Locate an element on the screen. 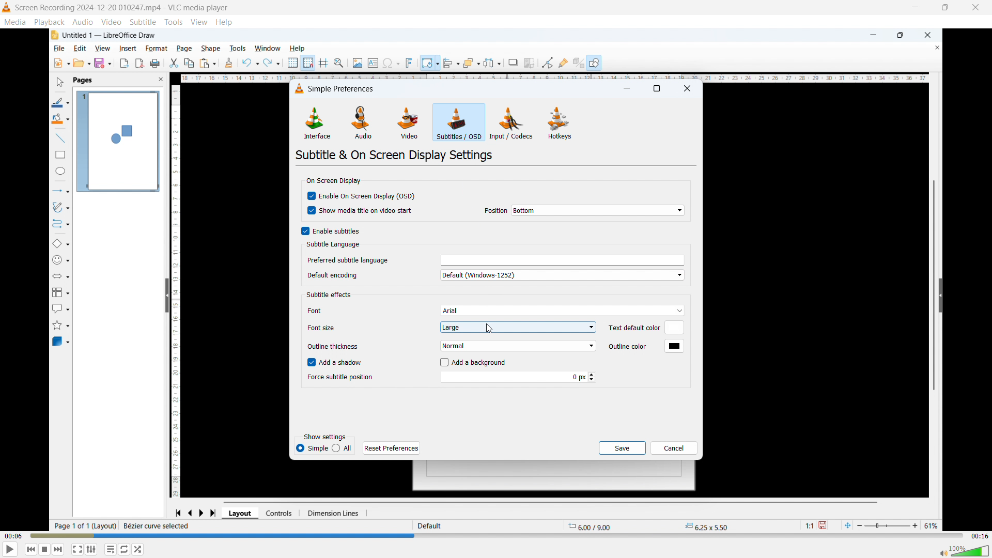 Image resolution: width=992 pixels, height=558 pixels. Simple is located at coordinates (312, 450).